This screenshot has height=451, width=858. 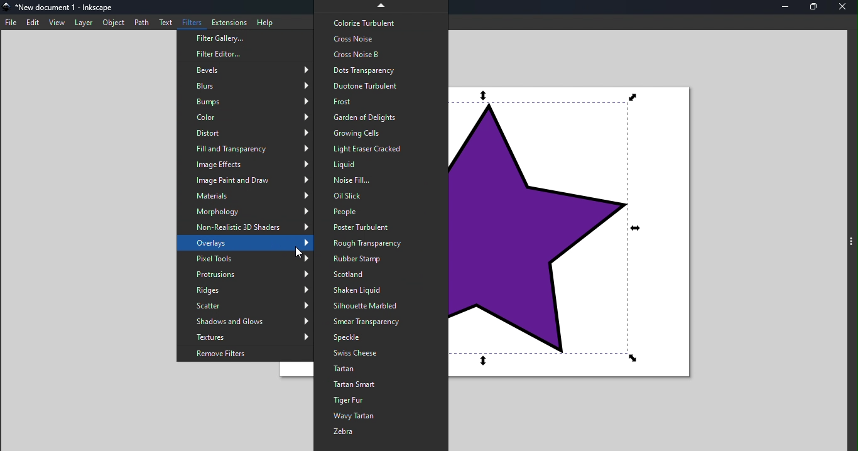 What do you see at coordinates (246, 227) in the screenshot?
I see `Non realistic 3D Shades` at bounding box center [246, 227].